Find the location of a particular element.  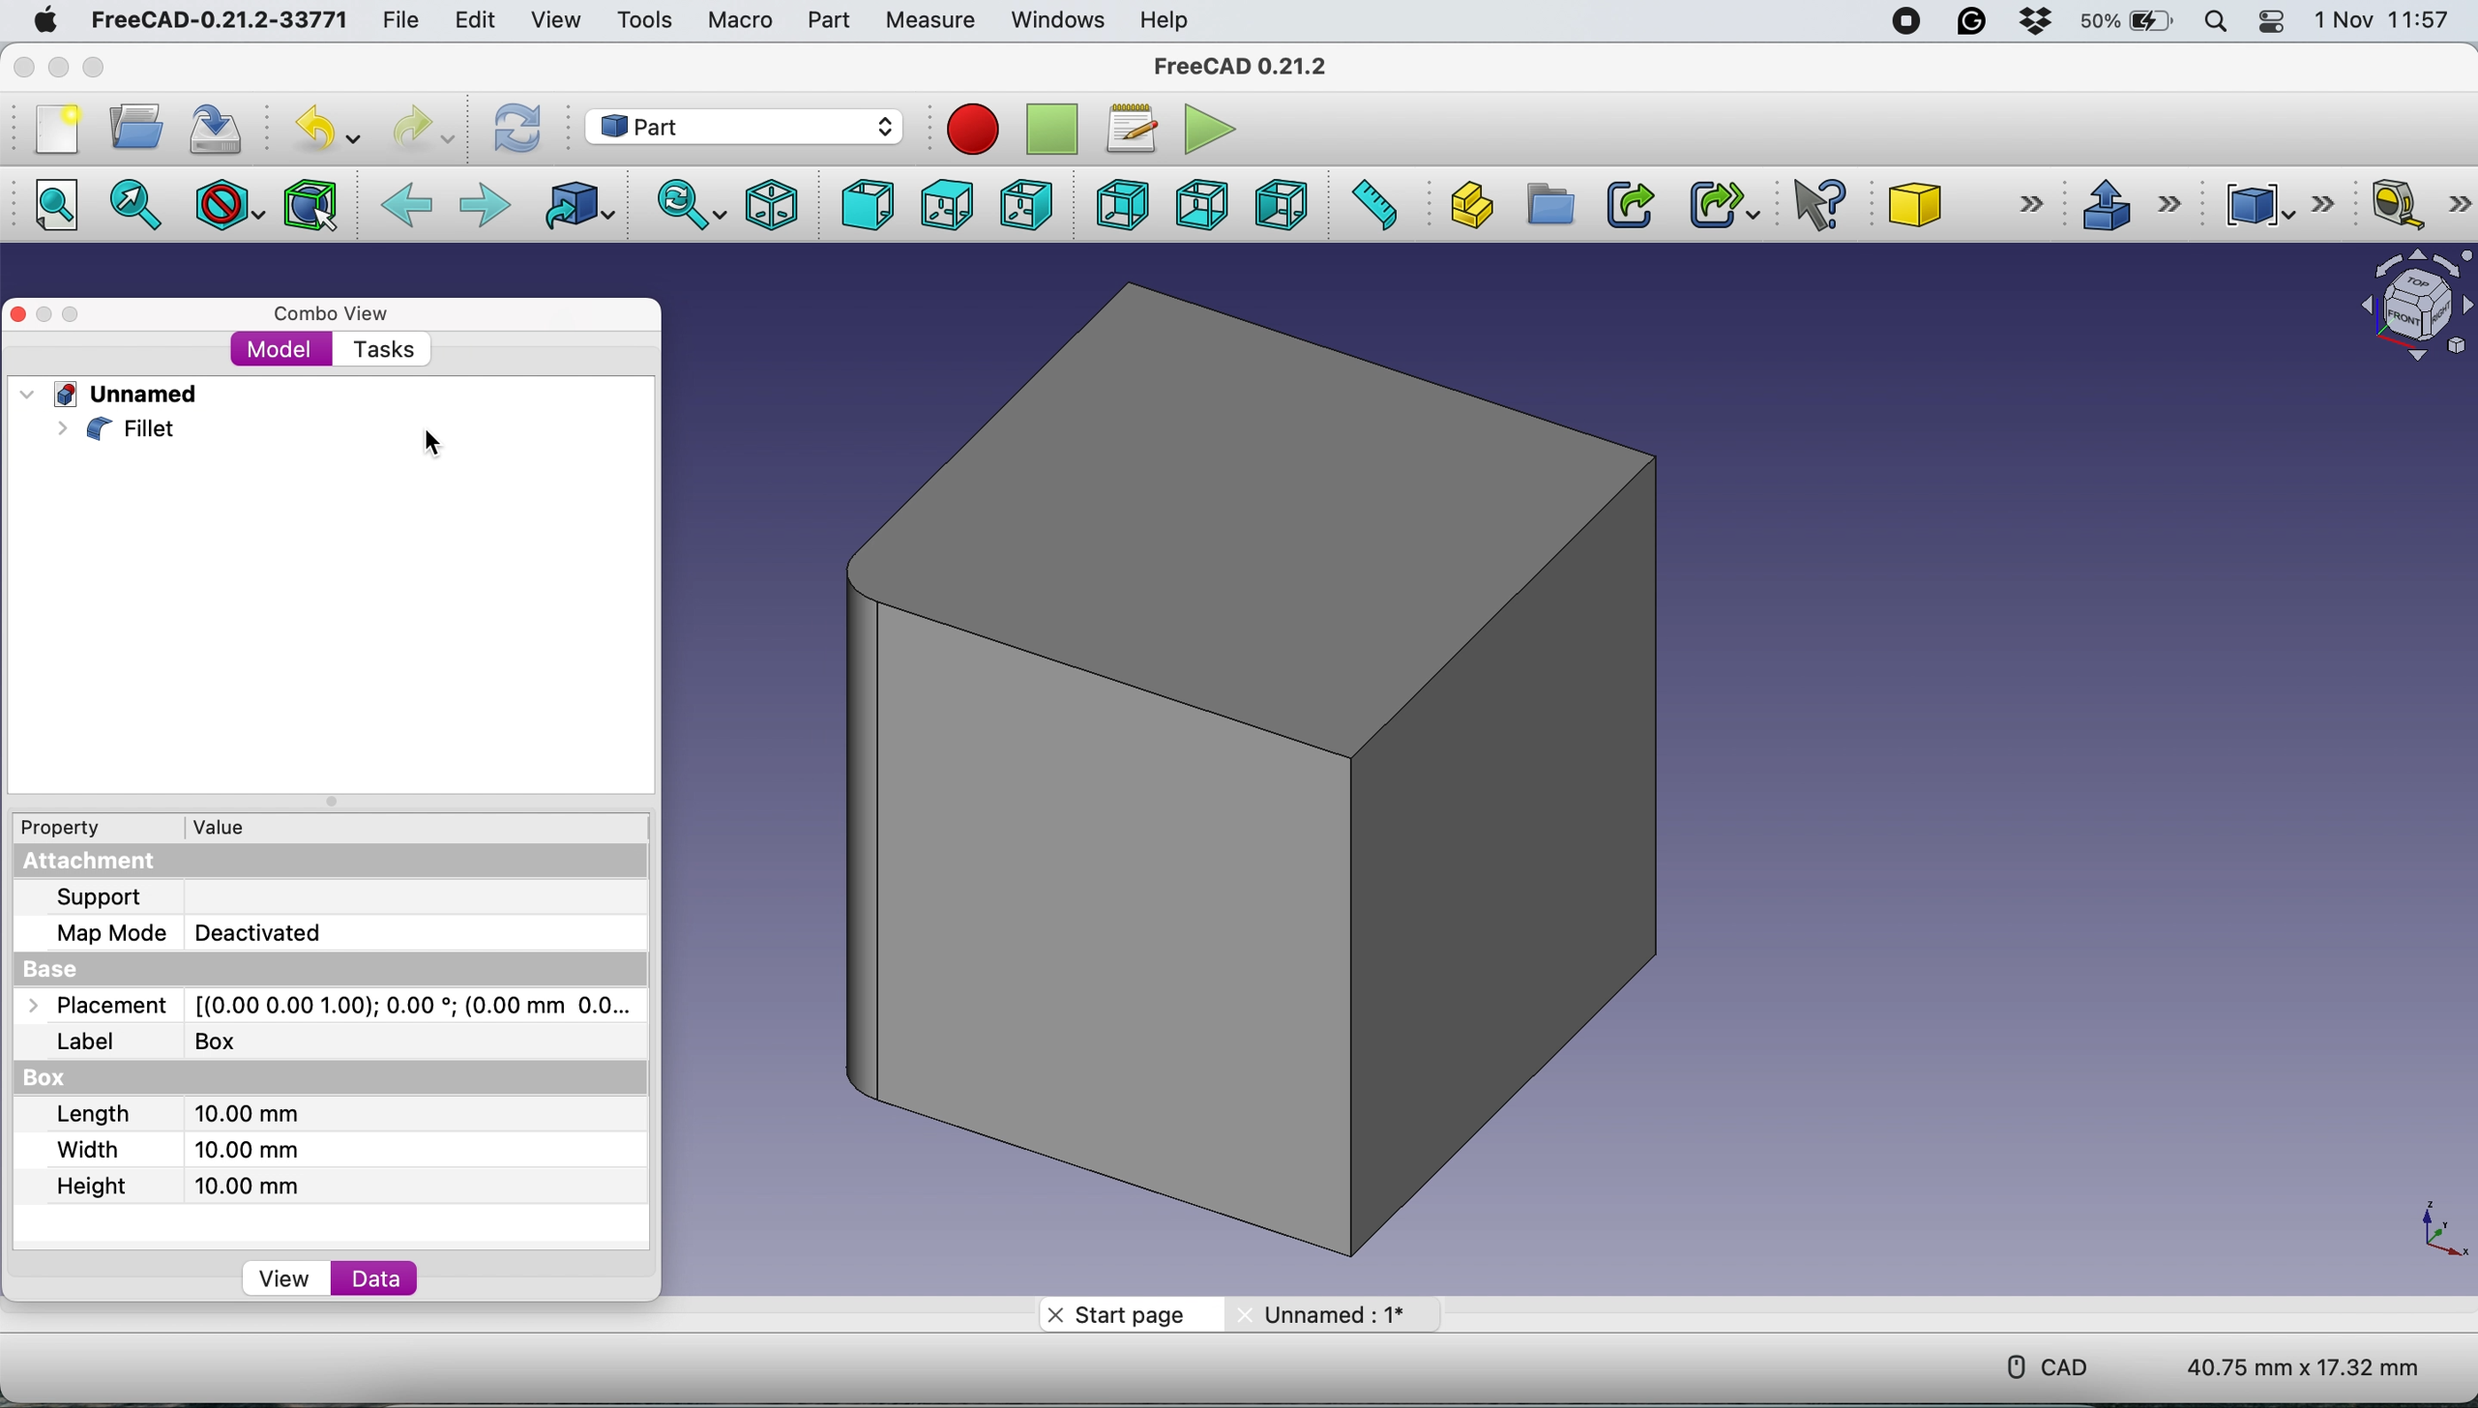

open is located at coordinates (133, 128).